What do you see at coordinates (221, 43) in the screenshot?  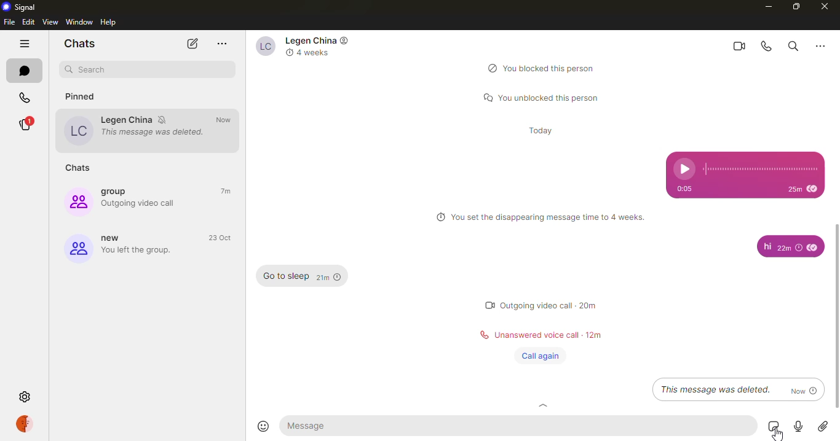 I see `more` at bounding box center [221, 43].